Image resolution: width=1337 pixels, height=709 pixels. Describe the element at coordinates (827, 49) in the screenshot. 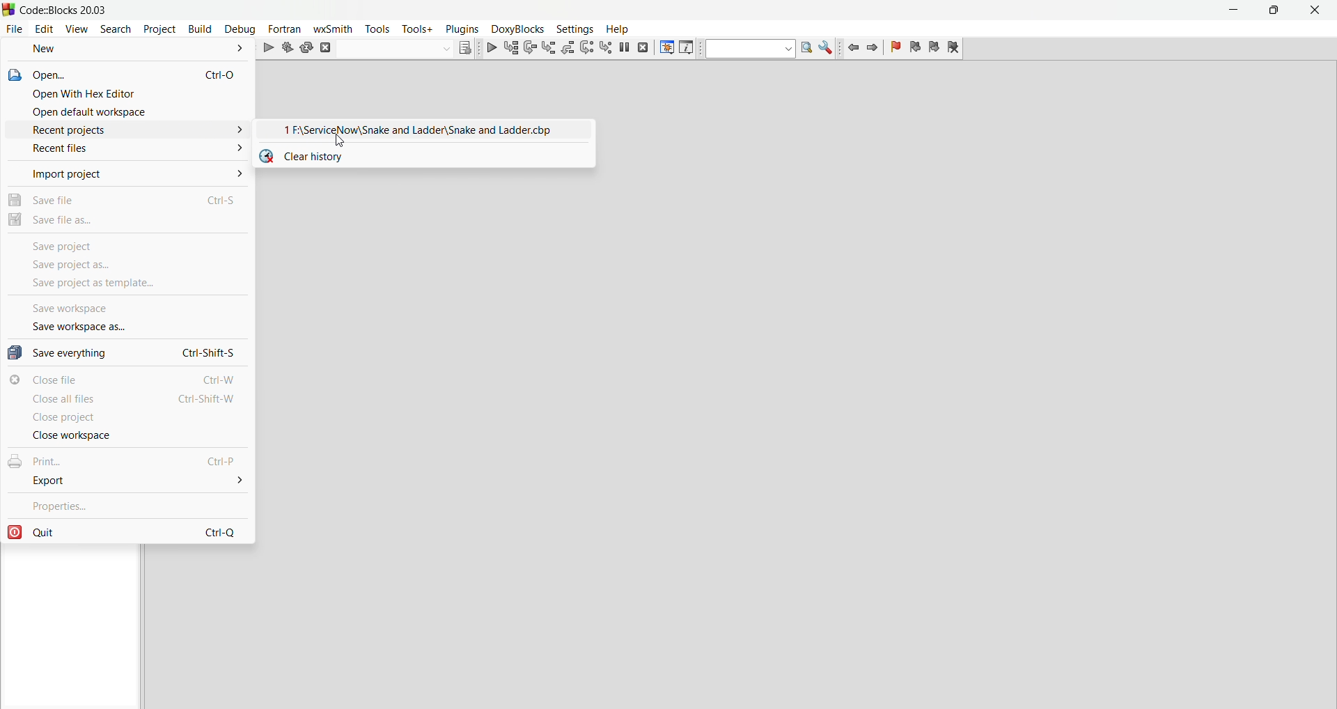

I see `show options window` at that location.